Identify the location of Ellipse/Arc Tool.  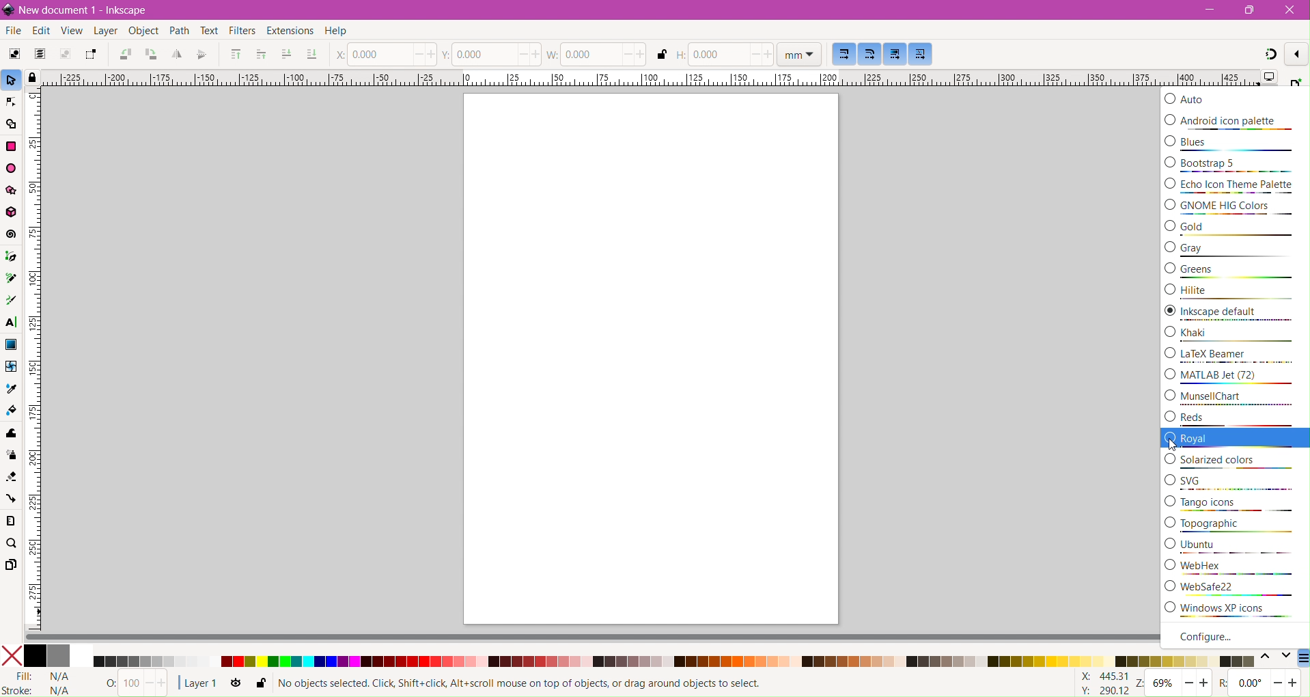
(12, 168).